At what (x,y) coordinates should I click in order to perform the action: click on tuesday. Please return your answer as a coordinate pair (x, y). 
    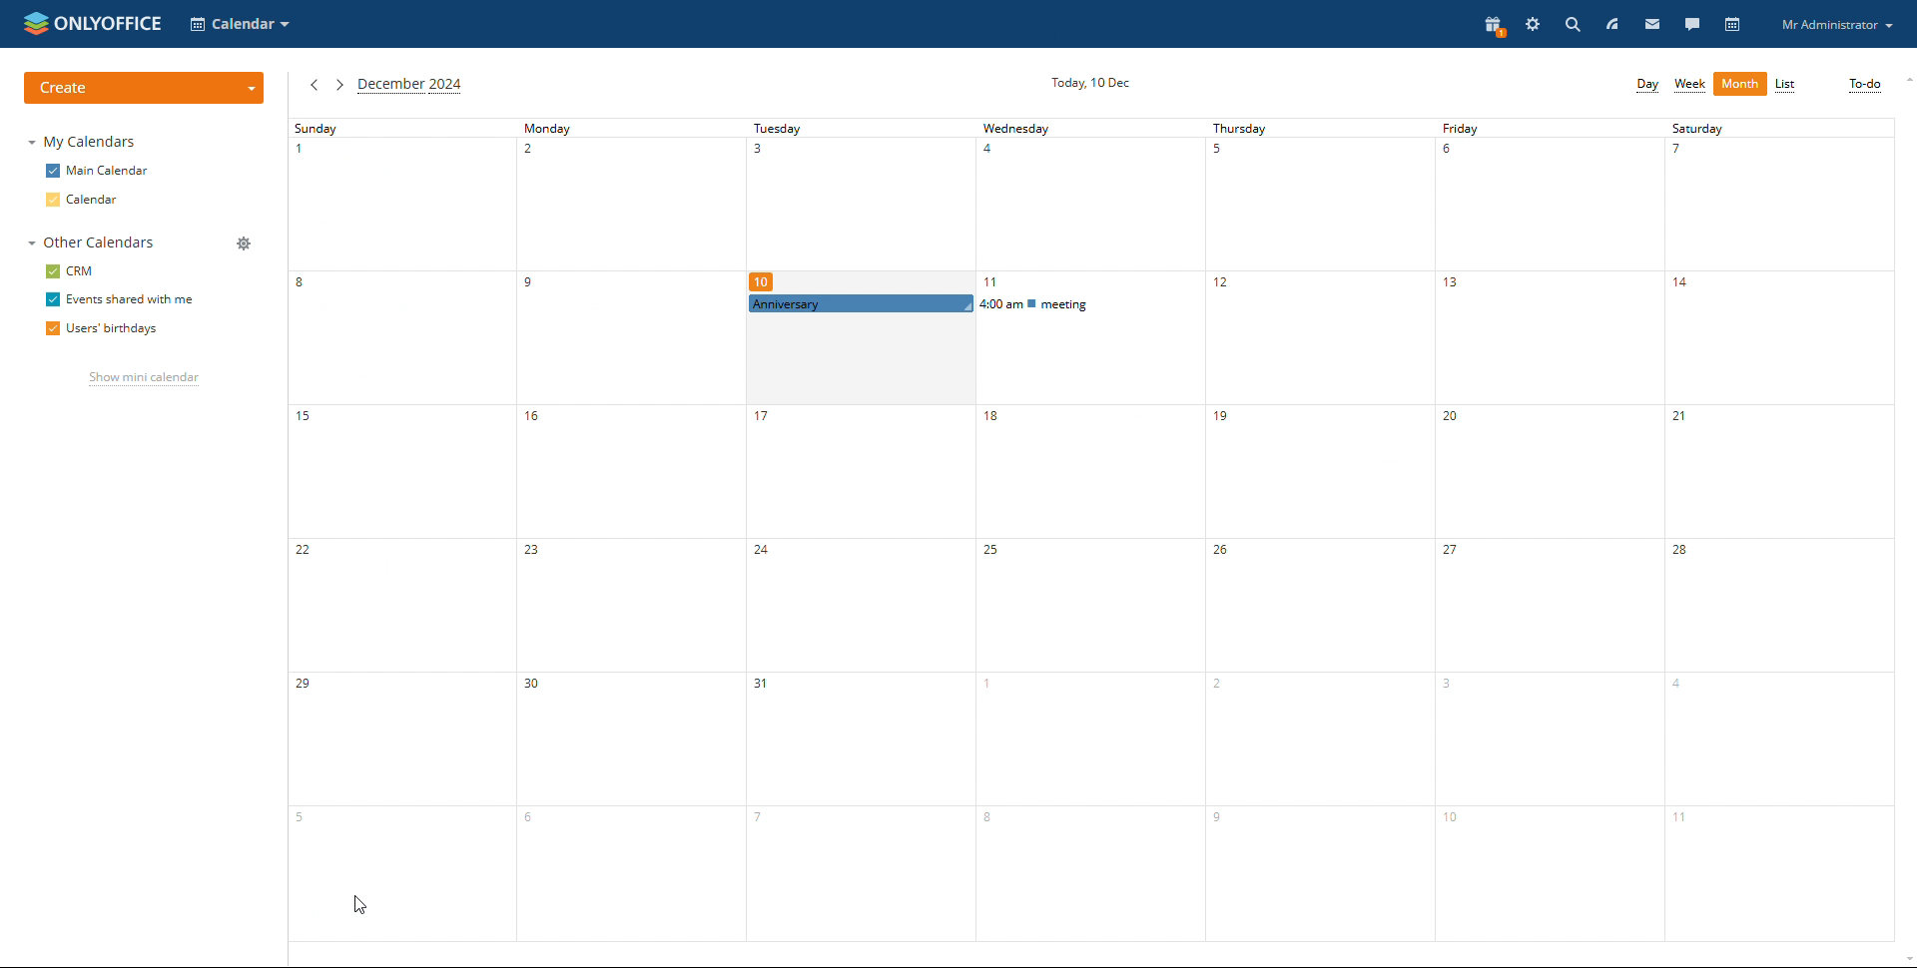
    Looking at the image, I should click on (857, 636).